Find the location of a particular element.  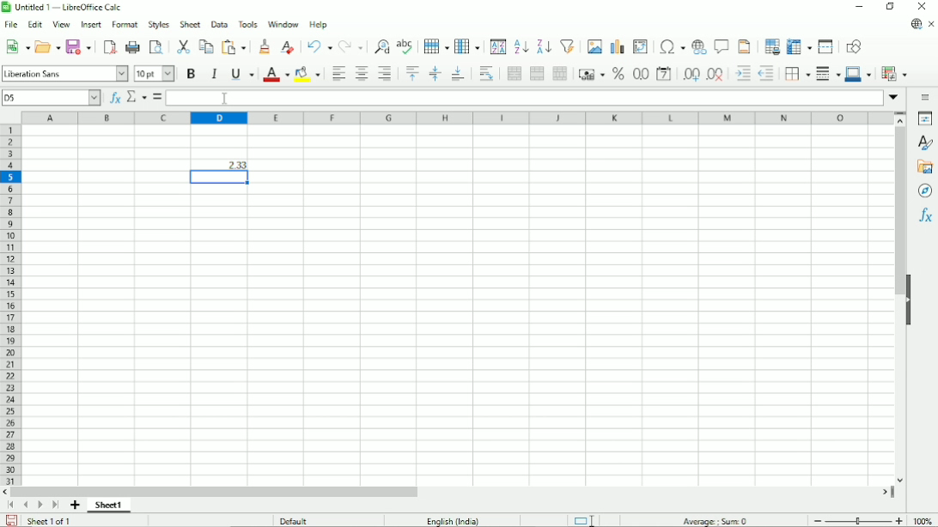

Freeze rows and columns is located at coordinates (801, 46).